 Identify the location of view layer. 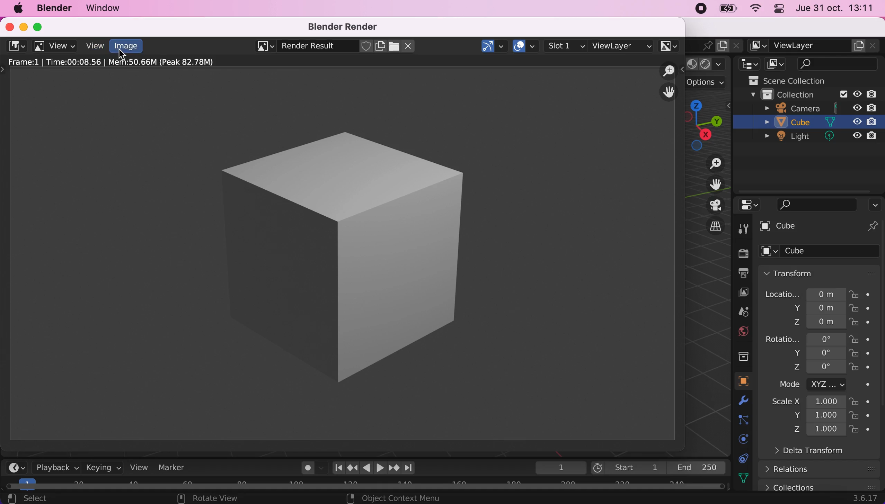
(622, 45).